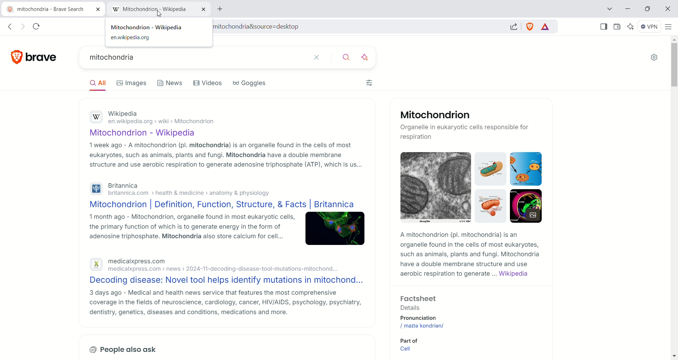  What do you see at coordinates (514, 27) in the screenshot?
I see `share` at bounding box center [514, 27].